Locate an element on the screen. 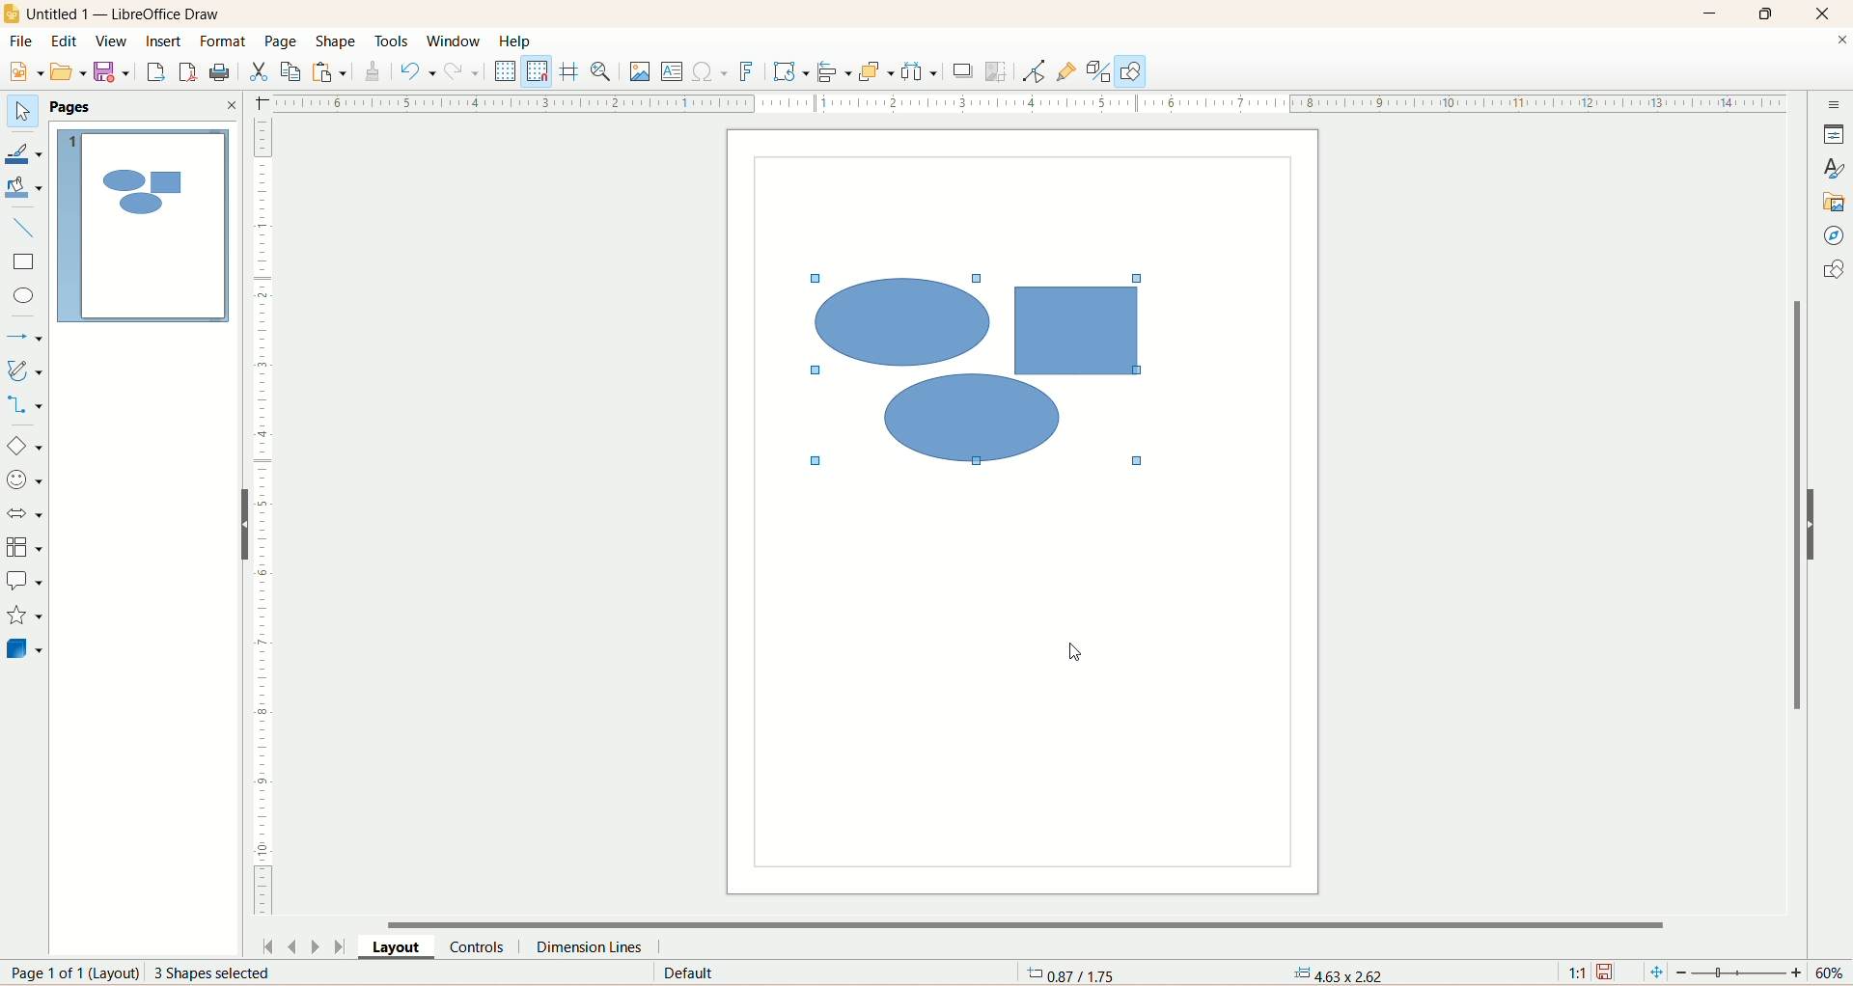 This screenshot has width=1853, height=986. connector is located at coordinates (23, 405).